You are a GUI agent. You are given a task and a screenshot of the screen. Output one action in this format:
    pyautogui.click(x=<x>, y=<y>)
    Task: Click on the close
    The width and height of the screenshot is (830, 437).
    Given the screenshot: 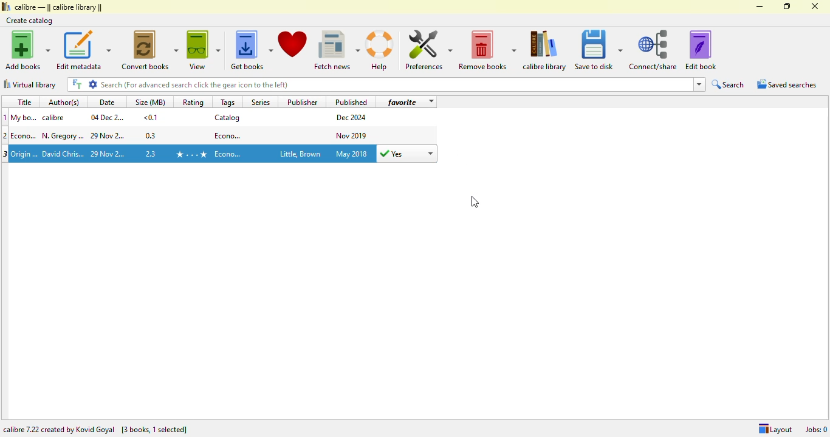 What is the action you would take?
    pyautogui.click(x=814, y=6)
    